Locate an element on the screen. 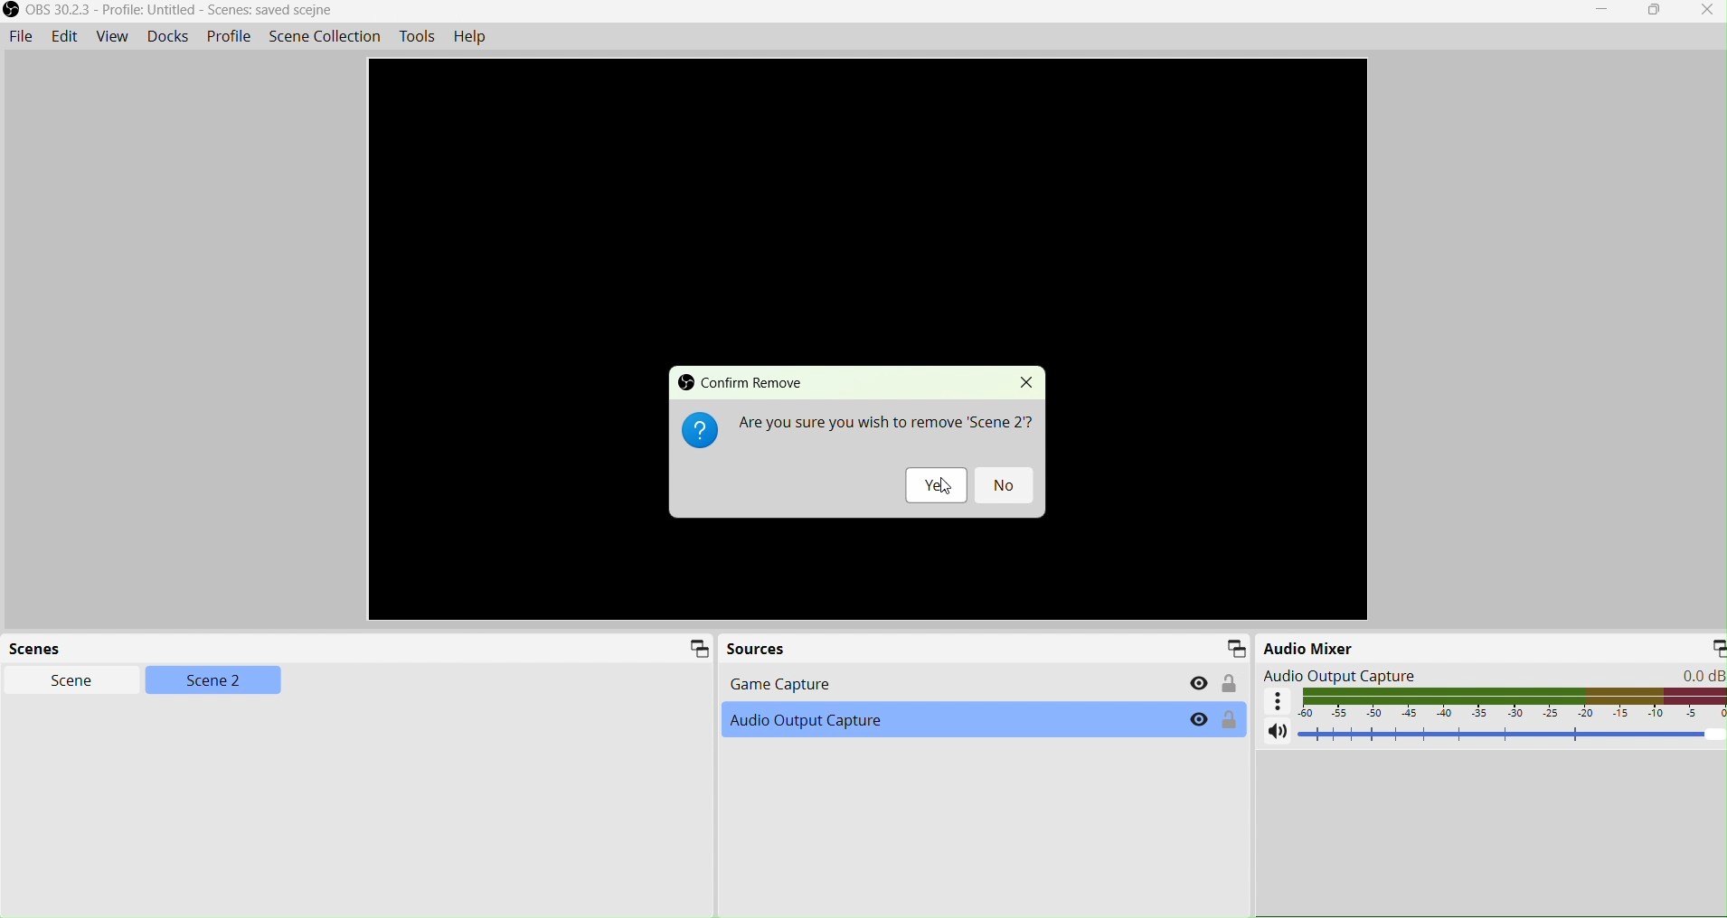 This screenshot has width=1727, height=918. Advance Audio setting  is located at coordinates (1278, 701).